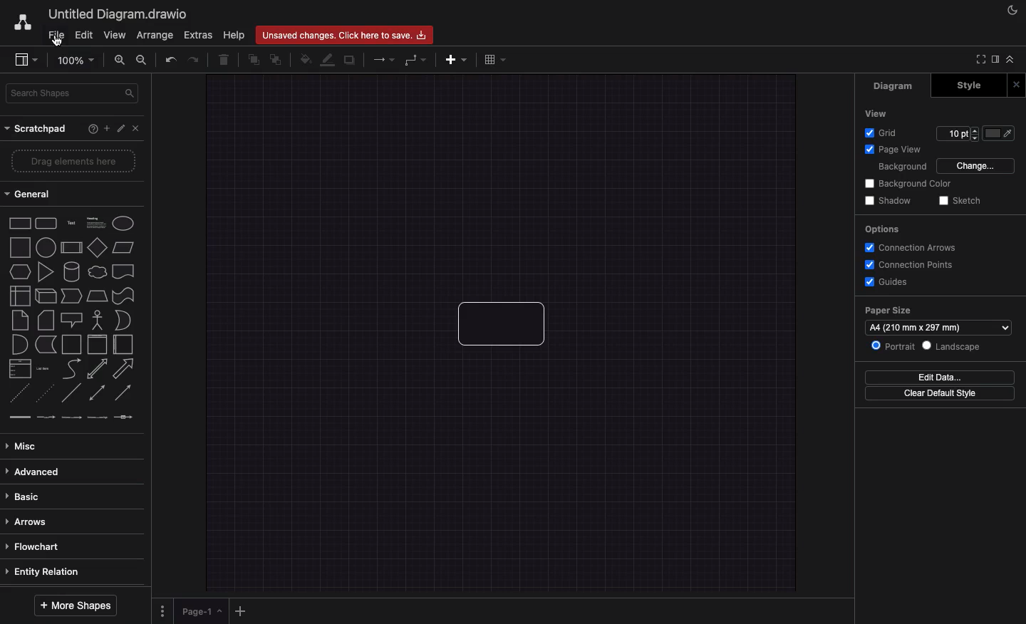 The width and height of the screenshot is (1026, 624). Describe the element at coordinates (975, 165) in the screenshot. I see `Change` at that location.